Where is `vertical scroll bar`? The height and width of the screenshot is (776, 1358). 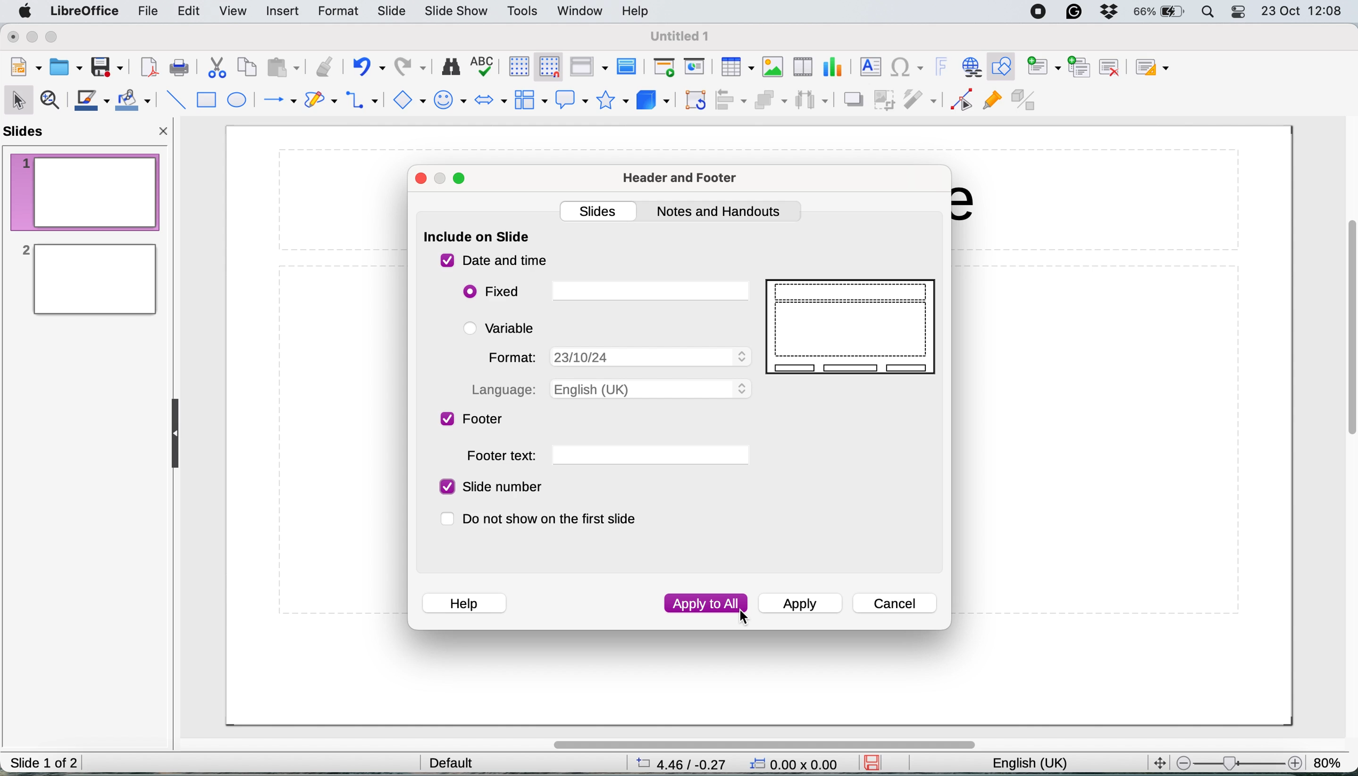
vertical scroll bar is located at coordinates (1345, 338).